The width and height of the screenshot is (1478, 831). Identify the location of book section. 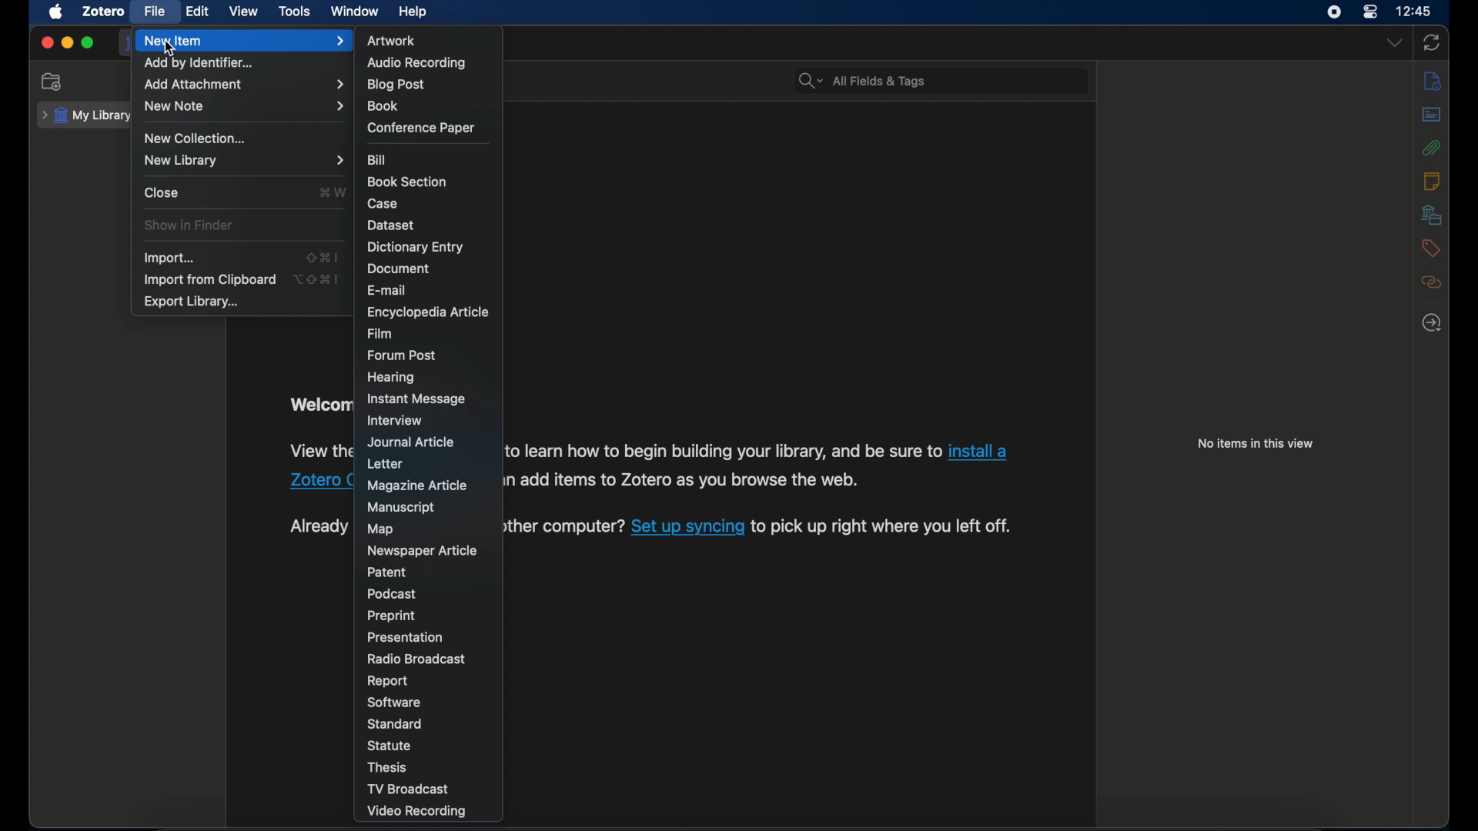
(406, 181).